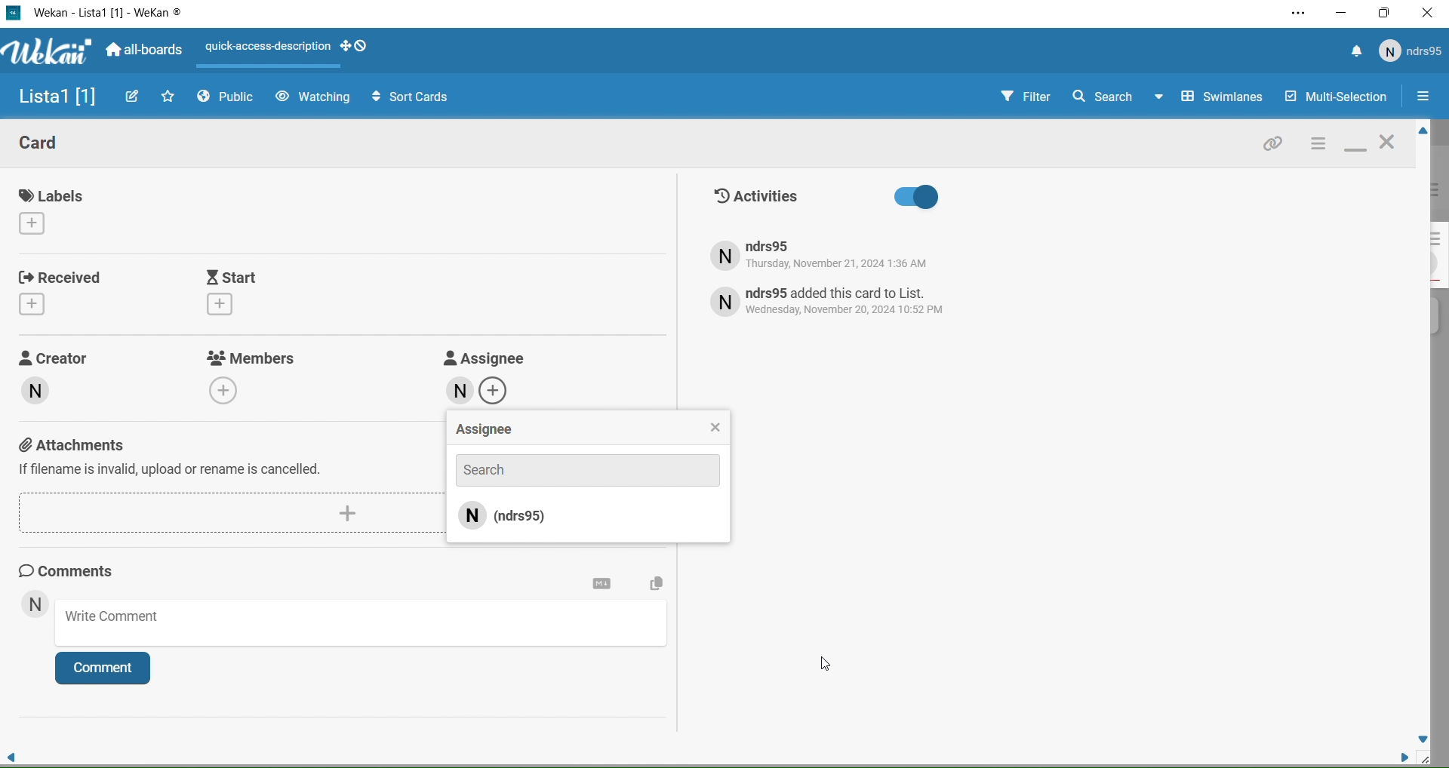  What do you see at coordinates (255, 375) in the screenshot?
I see `Members` at bounding box center [255, 375].